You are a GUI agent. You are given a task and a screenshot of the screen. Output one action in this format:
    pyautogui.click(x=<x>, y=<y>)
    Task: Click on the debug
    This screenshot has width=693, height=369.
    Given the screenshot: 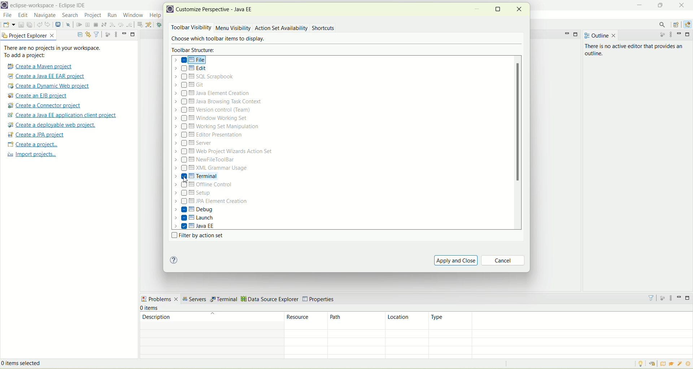 What is the action you would take?
    pyautogui.click(x=161, y=25)
    